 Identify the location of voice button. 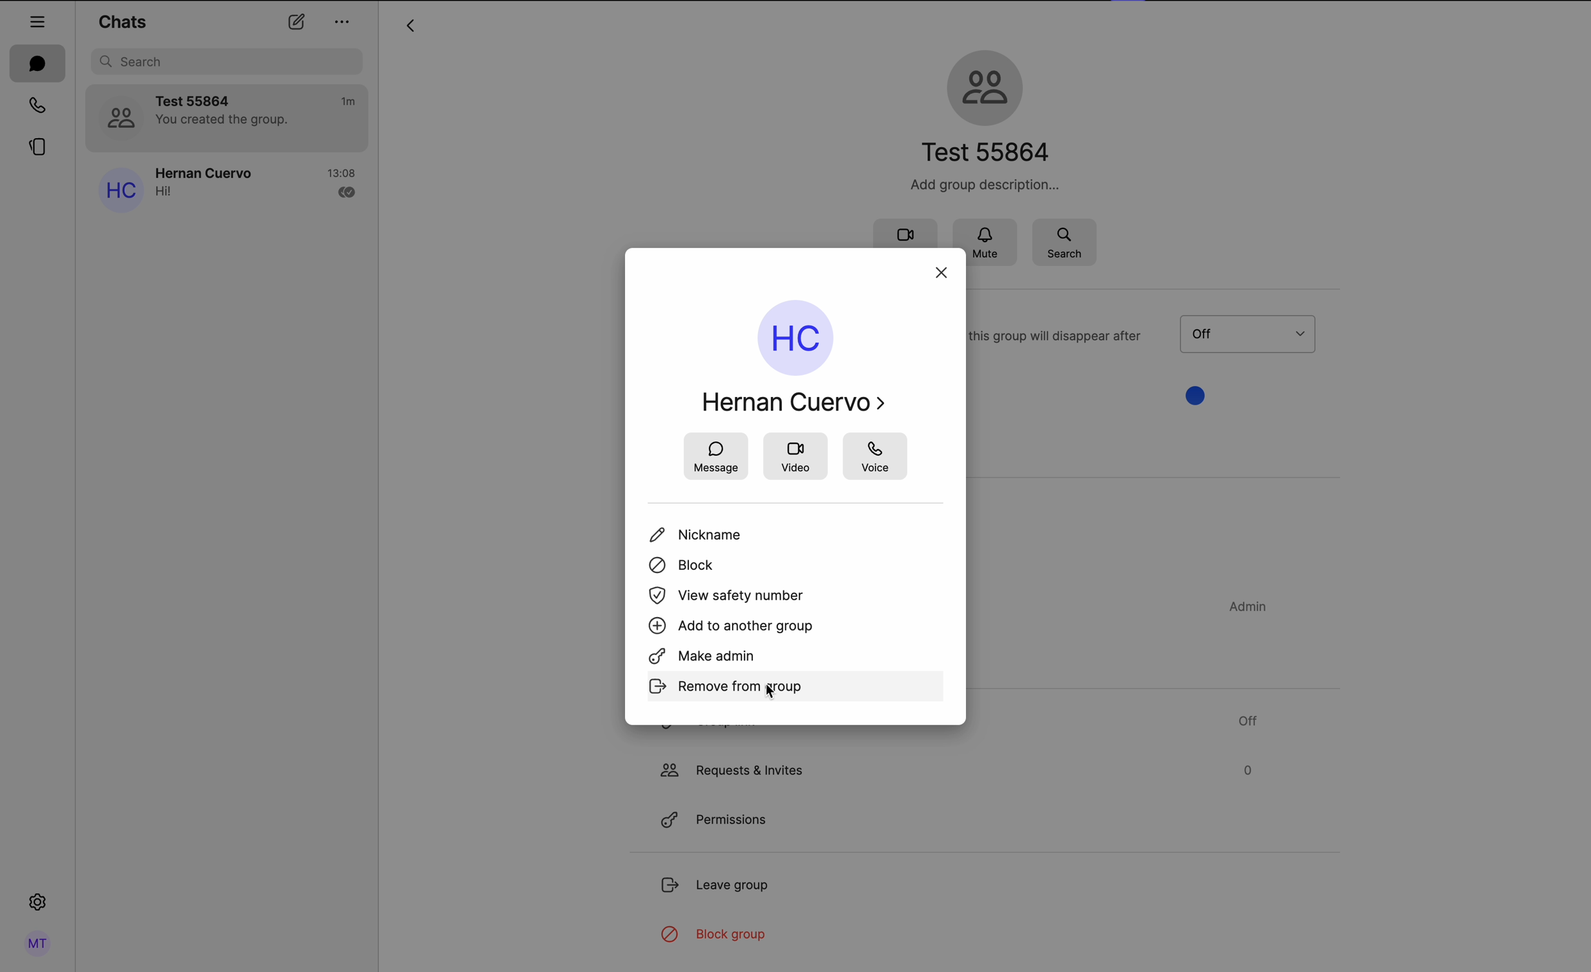
(876, 456).